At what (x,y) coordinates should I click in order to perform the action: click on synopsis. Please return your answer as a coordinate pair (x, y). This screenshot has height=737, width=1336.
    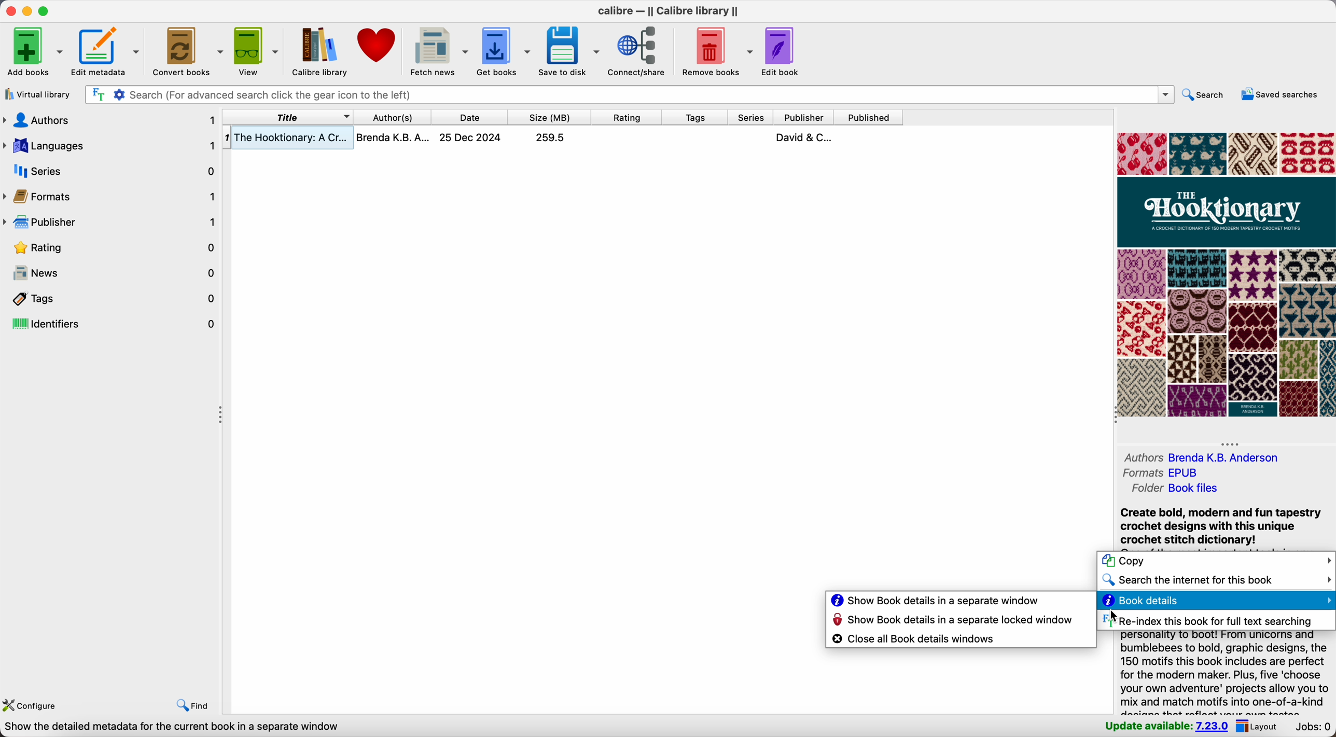
    Looking at the image, I should click on (1219, 526).